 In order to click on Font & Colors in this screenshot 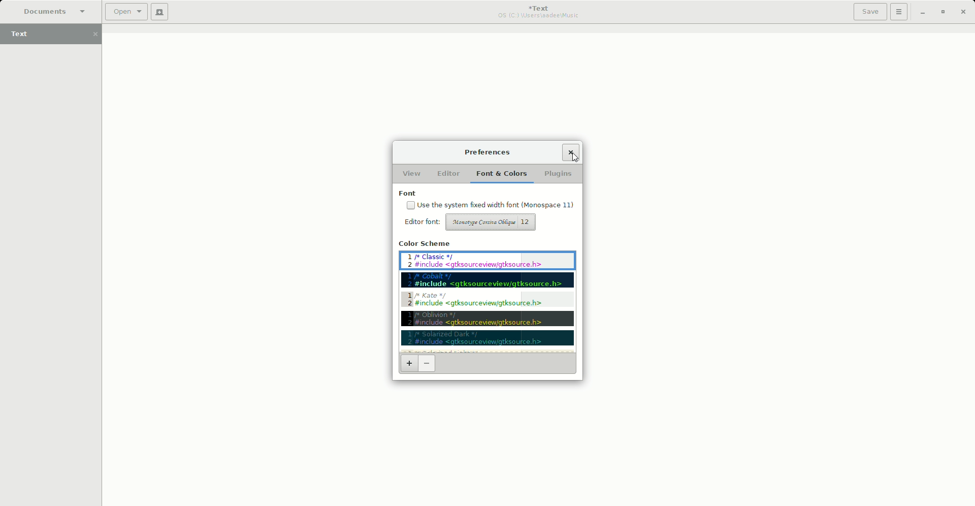, I will do `click(500, 173)`.